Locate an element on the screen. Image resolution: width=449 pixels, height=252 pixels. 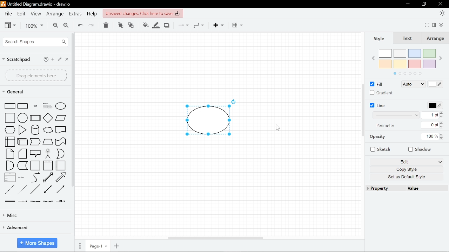
Delete is located at coordinates (106, 26).